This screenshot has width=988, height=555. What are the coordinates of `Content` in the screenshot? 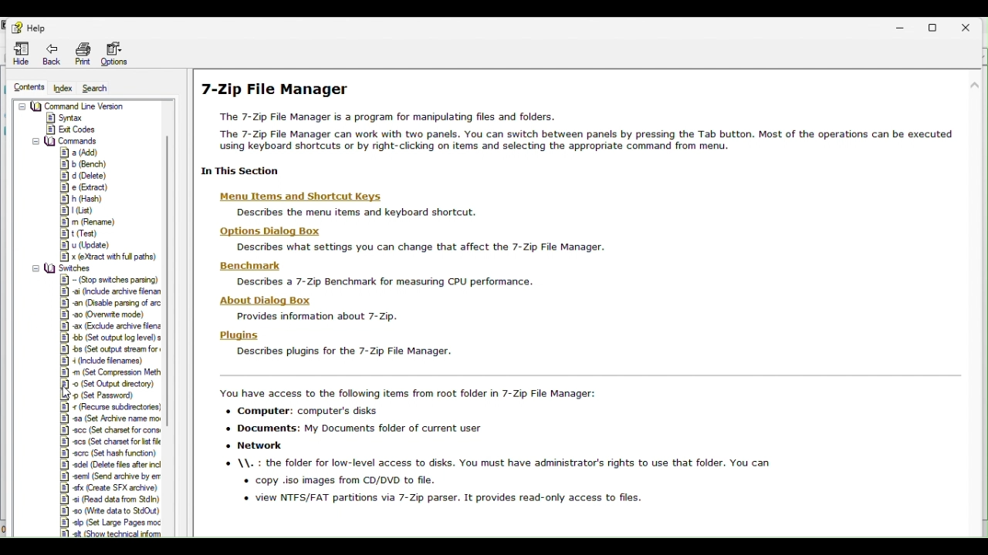 It's located at (32, 87).